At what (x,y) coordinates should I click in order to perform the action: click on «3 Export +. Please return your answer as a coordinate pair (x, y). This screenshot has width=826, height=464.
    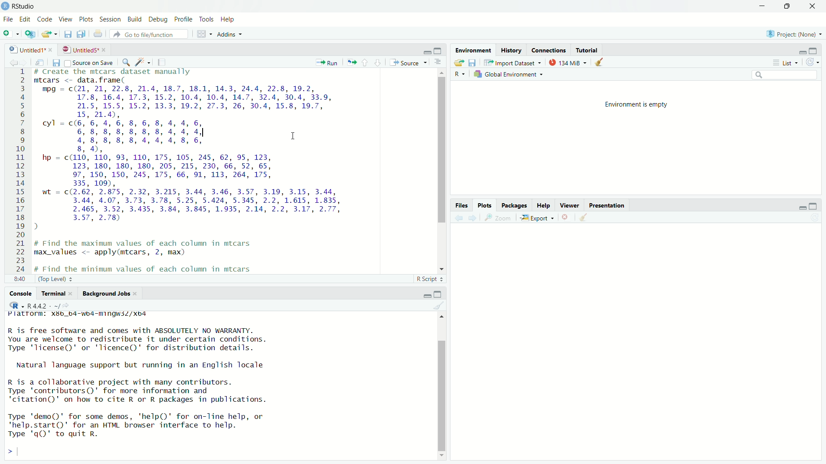
    Looking at the image, I should click on (538, 217).